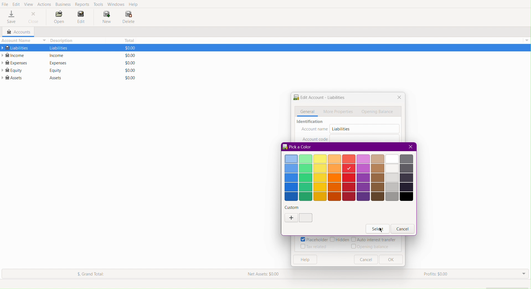  I want to click on Help, so click(304, 260).